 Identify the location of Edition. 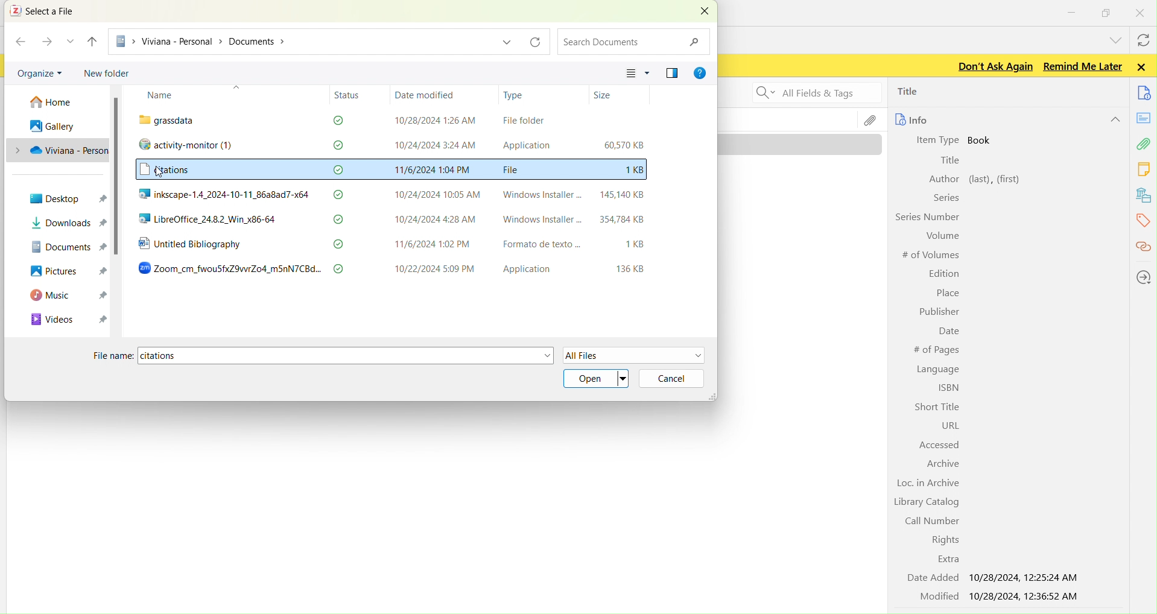
(941, 273).